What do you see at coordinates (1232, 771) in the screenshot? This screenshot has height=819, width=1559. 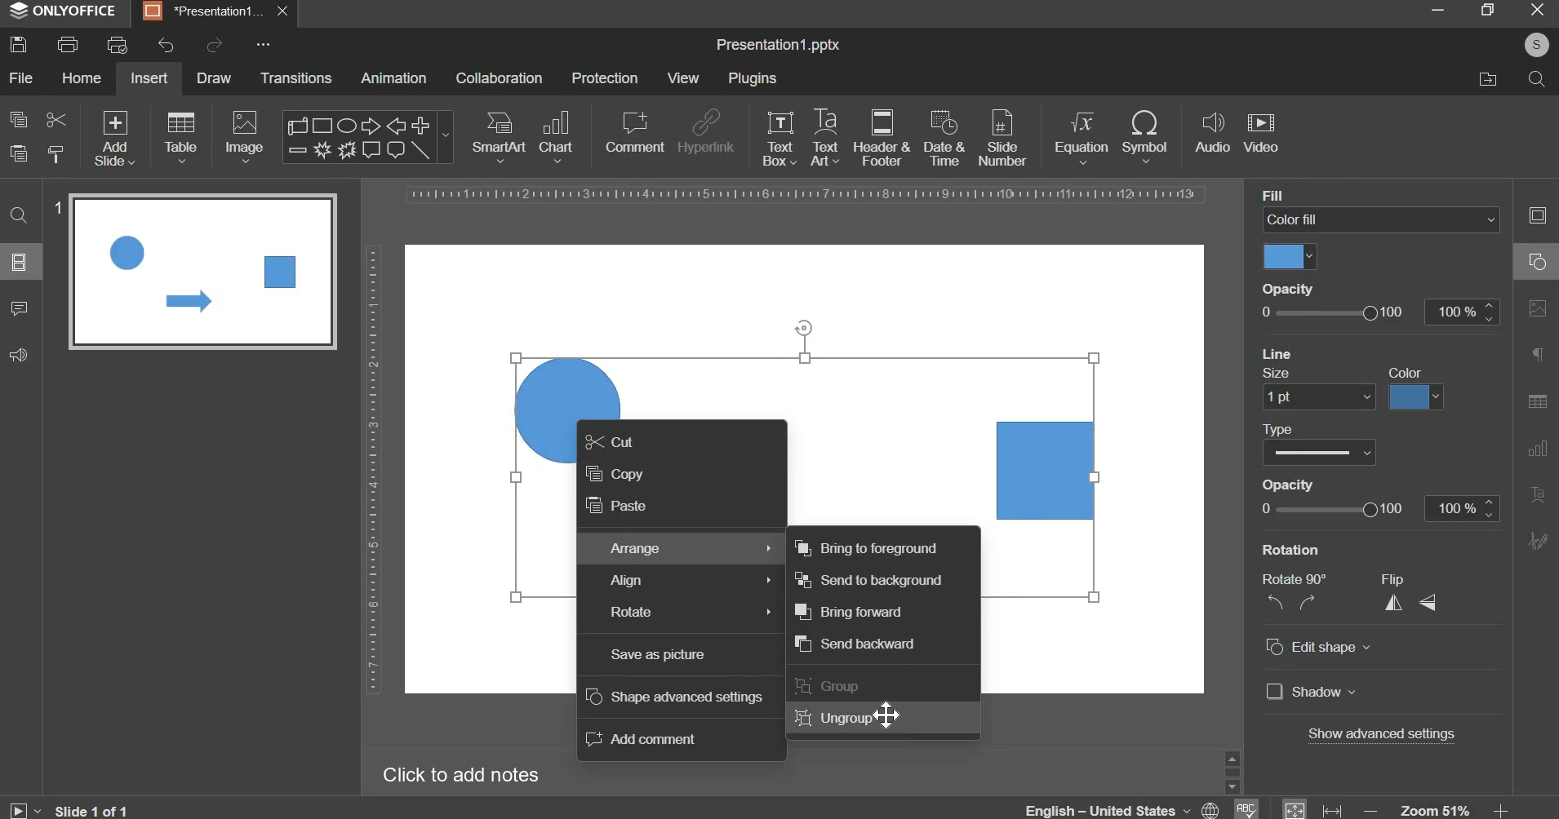 I see `vertical slider` at bounding box center [1232, 771].